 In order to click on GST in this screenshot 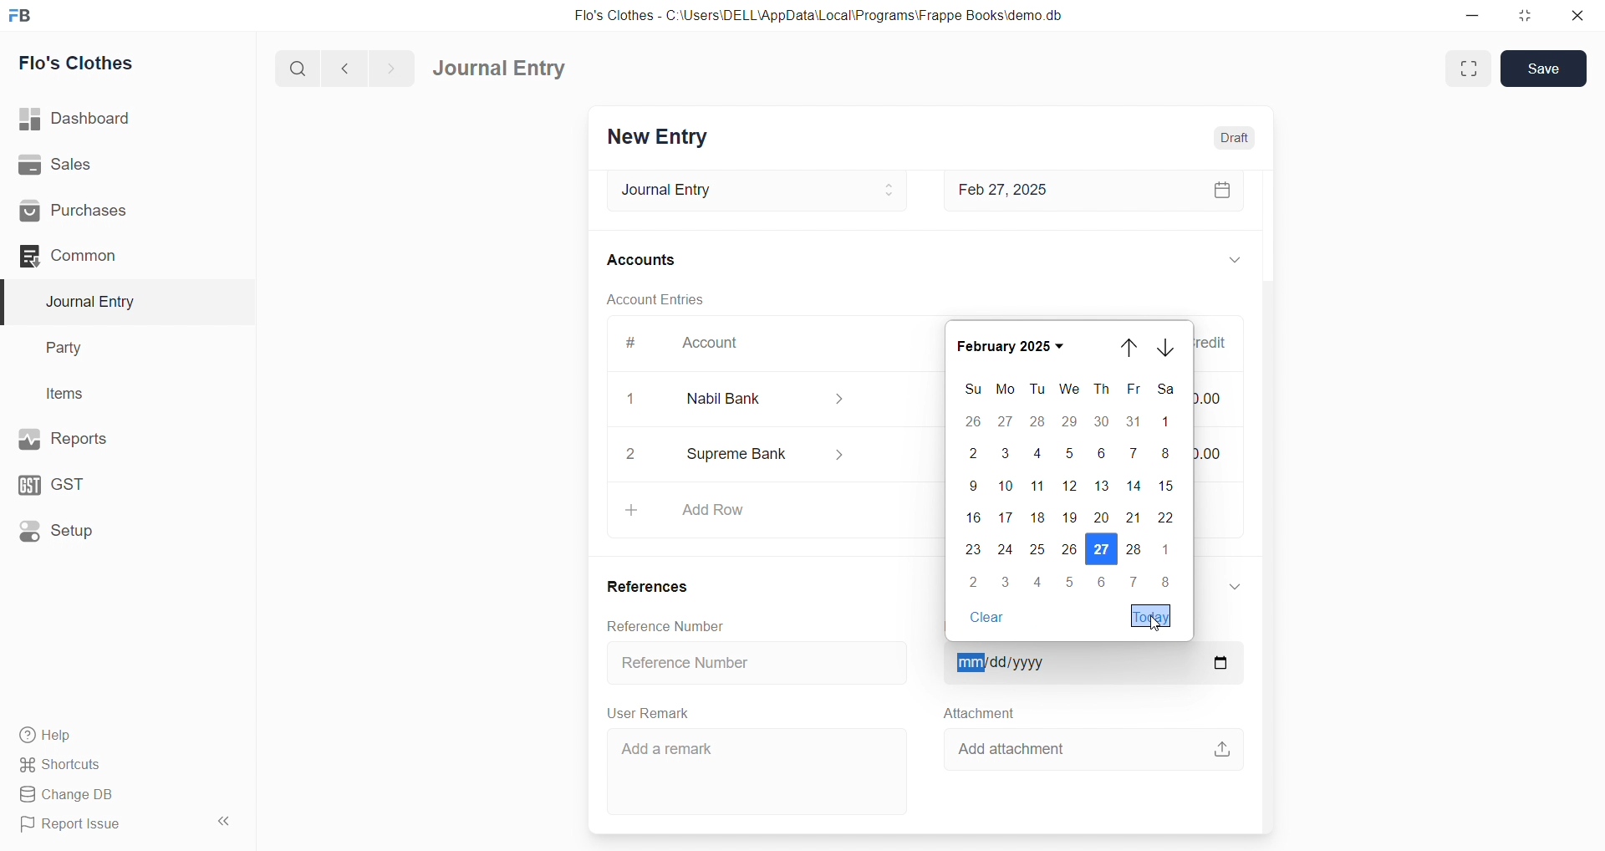, I will do `click(91, 485)`.